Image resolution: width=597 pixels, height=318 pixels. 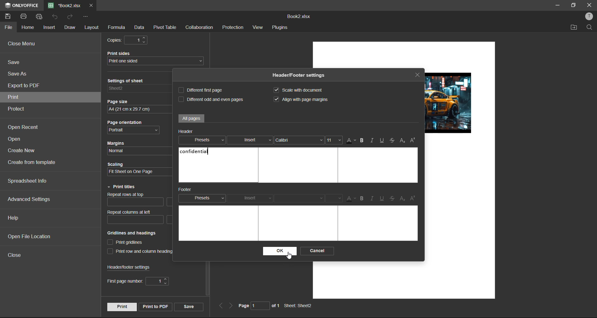 What do you see at coordinates (363, 198) in the screenshot?
I see `bold` at bounding box center [363, 198].